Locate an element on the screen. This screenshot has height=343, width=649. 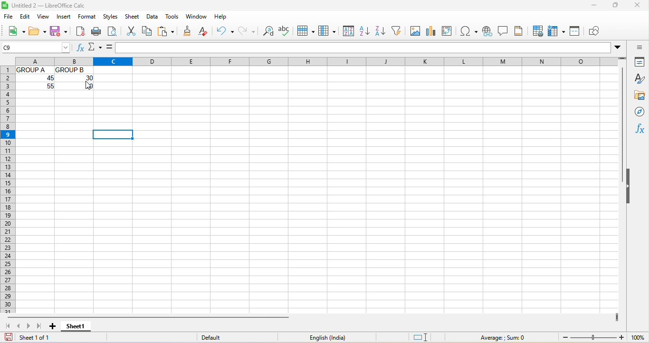
next sheet is located at coordinates (31, 328).